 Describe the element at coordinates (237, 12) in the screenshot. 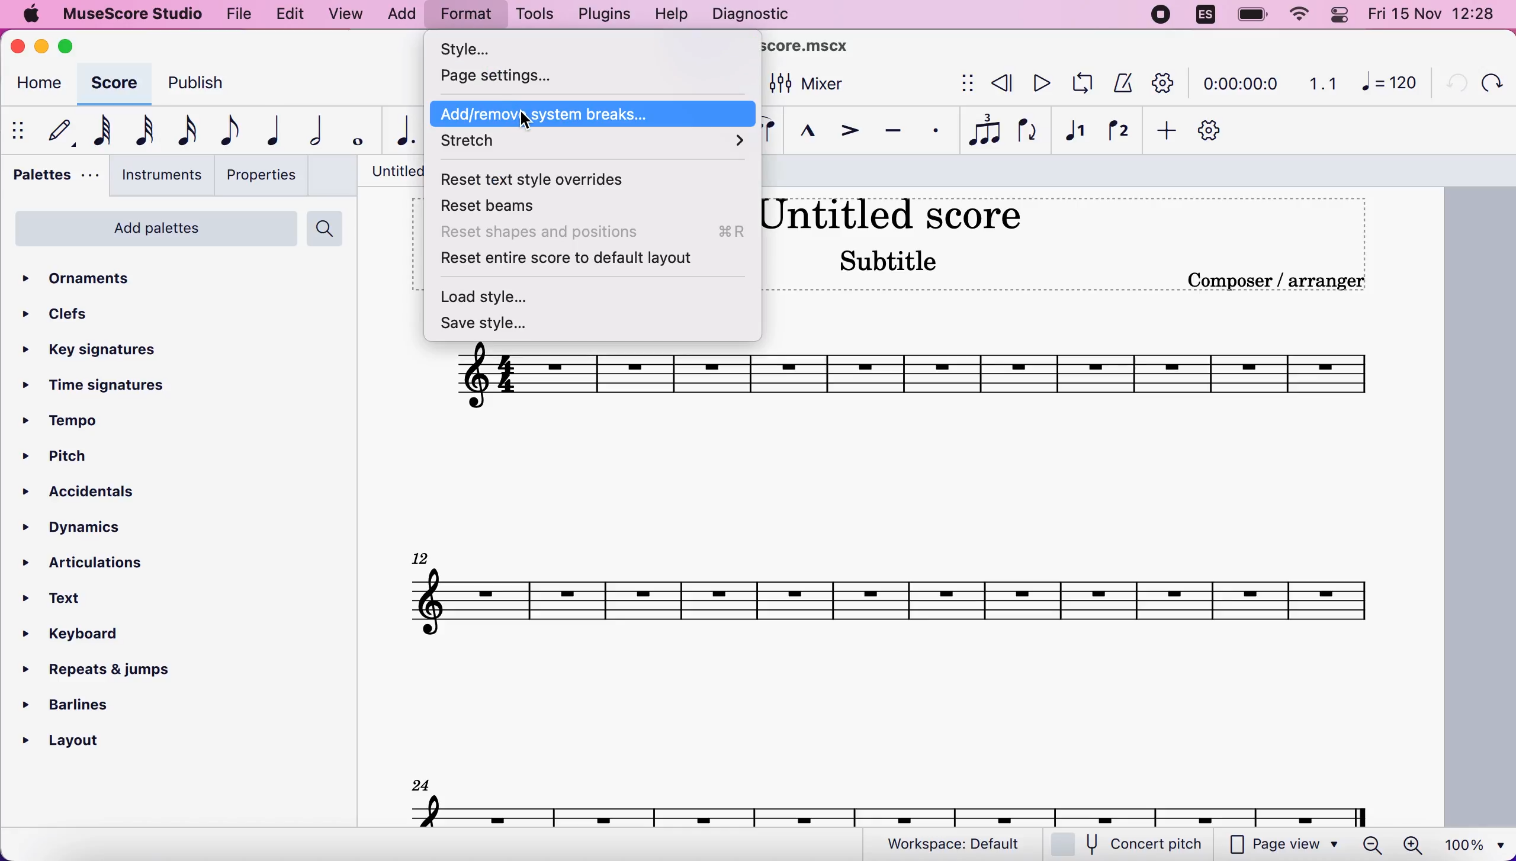

I see `file` at that location.